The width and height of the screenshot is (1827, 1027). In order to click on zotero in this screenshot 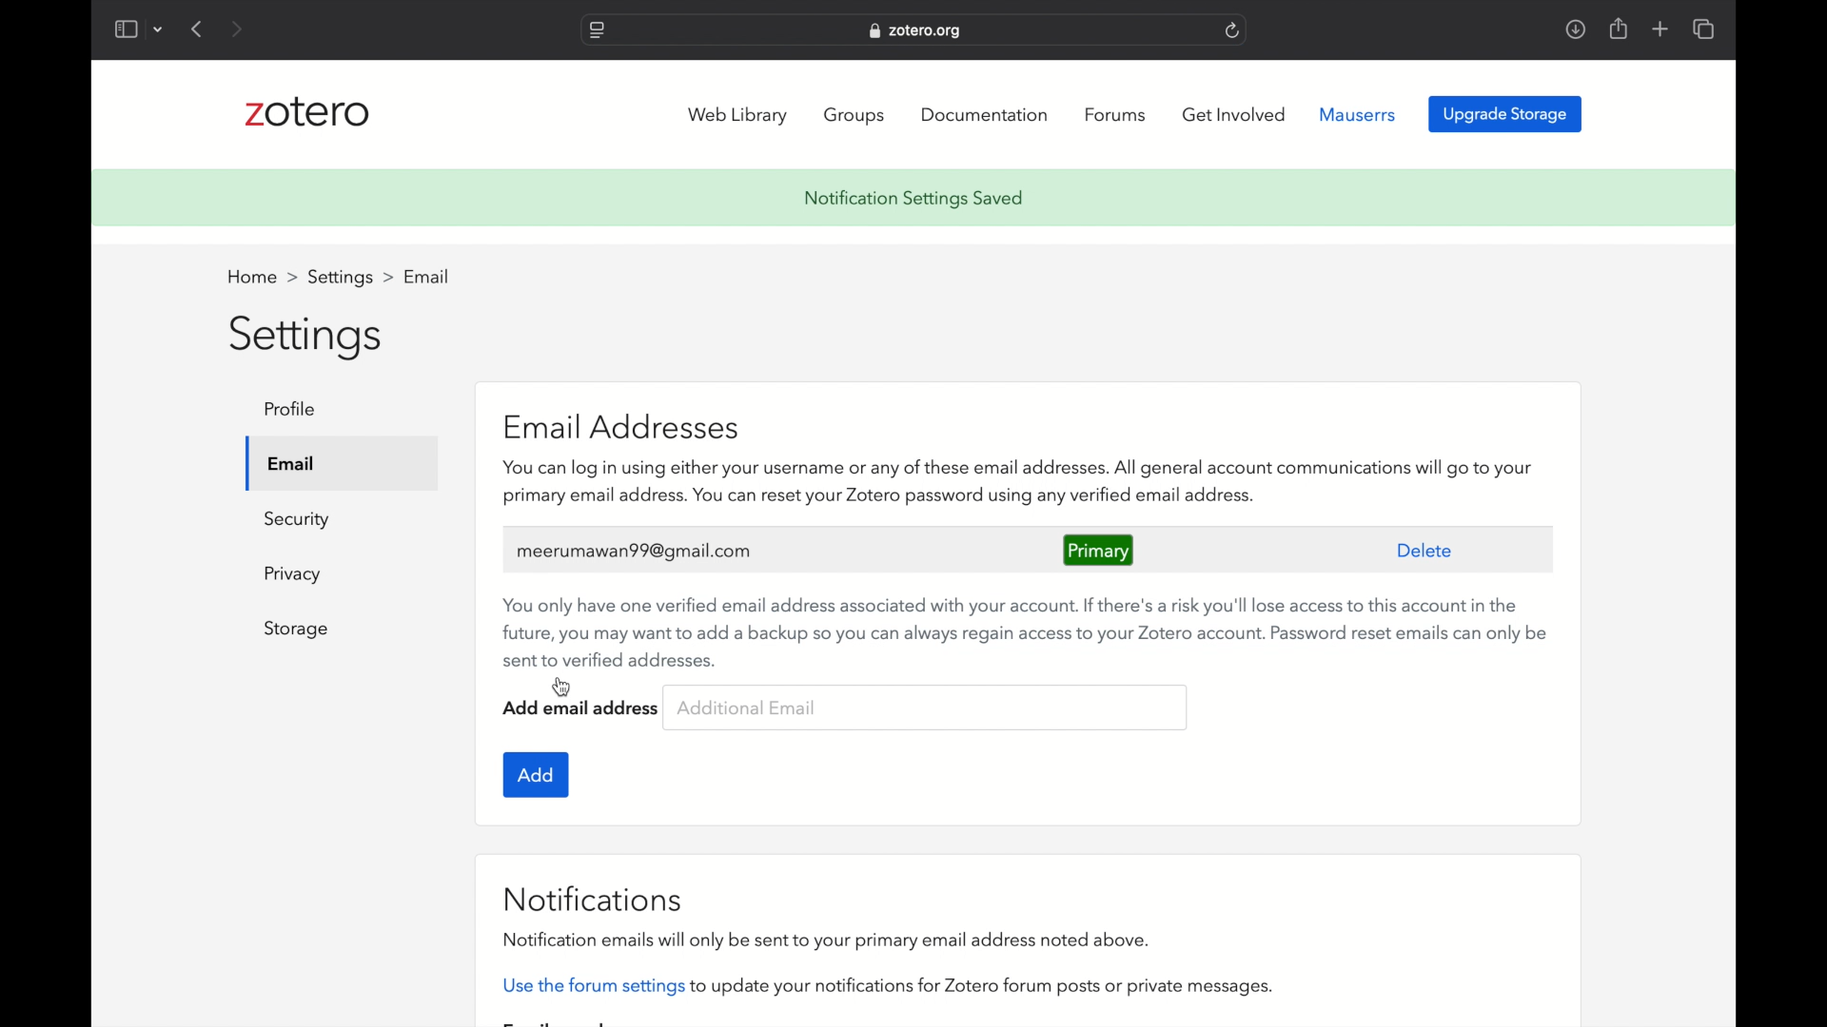, I will do `click(307, 115)`.